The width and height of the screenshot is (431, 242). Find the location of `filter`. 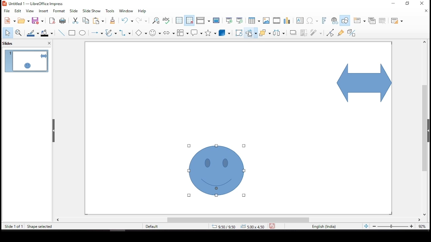

filter is located at coordinates (317, 33).